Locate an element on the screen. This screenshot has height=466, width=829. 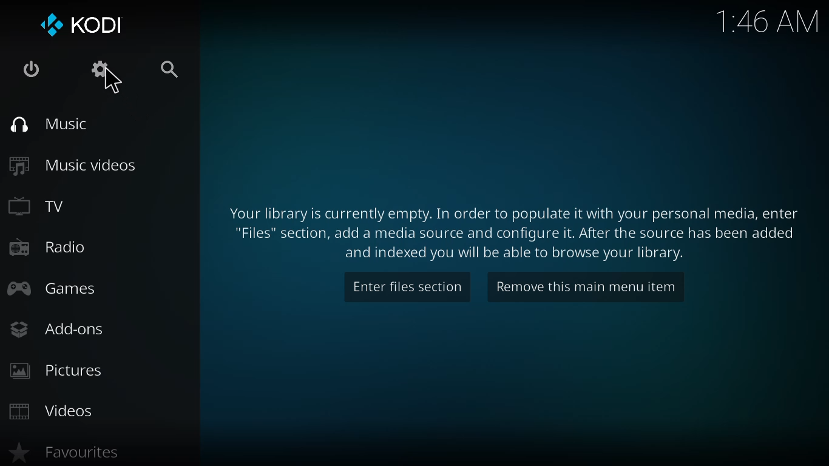
search is located at coordinates (171, 70).